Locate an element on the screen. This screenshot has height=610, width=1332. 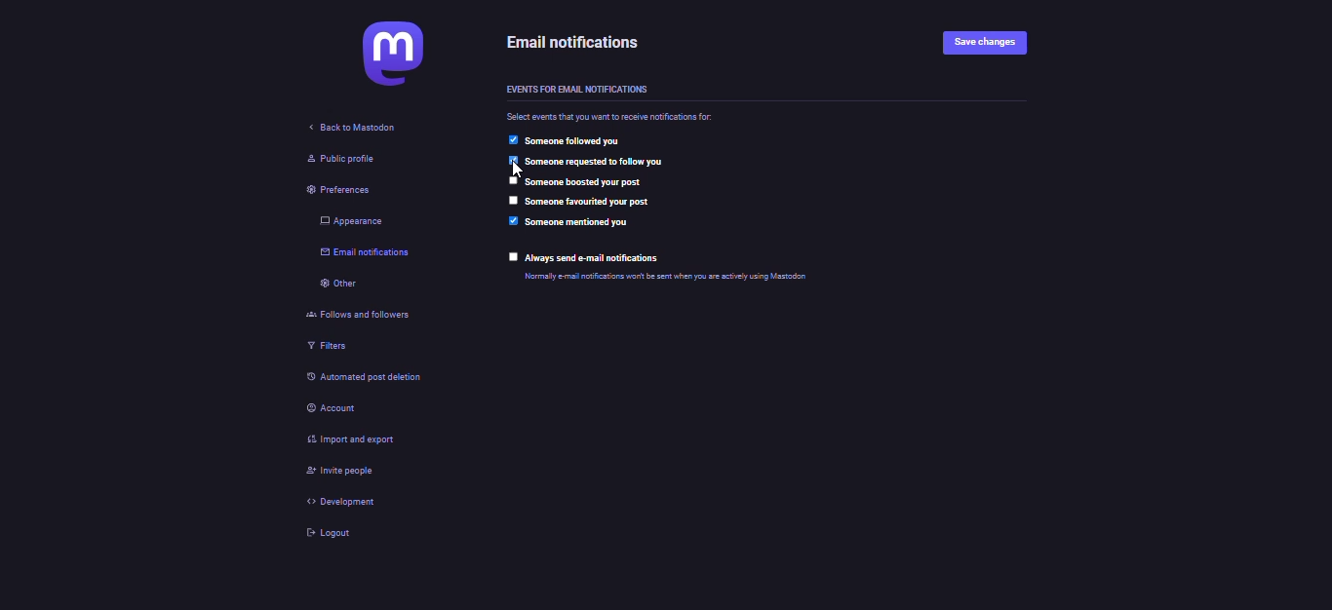
automated post deletion is located at coordinates (367, 380).